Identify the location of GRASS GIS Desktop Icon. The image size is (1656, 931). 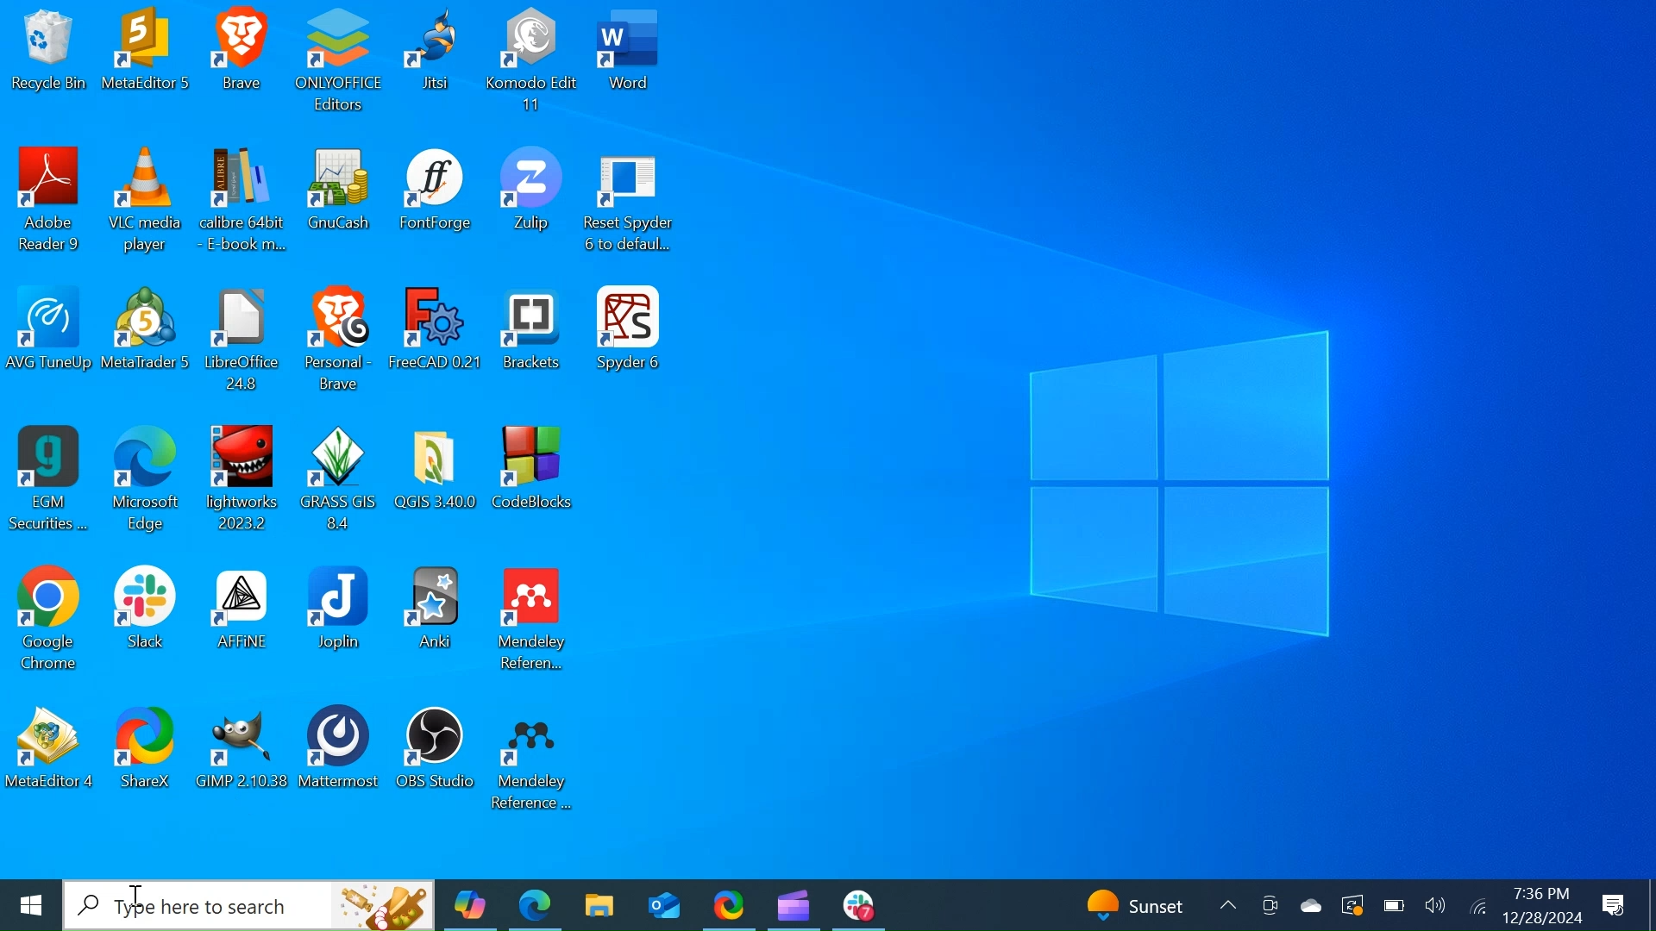
(337, 480).